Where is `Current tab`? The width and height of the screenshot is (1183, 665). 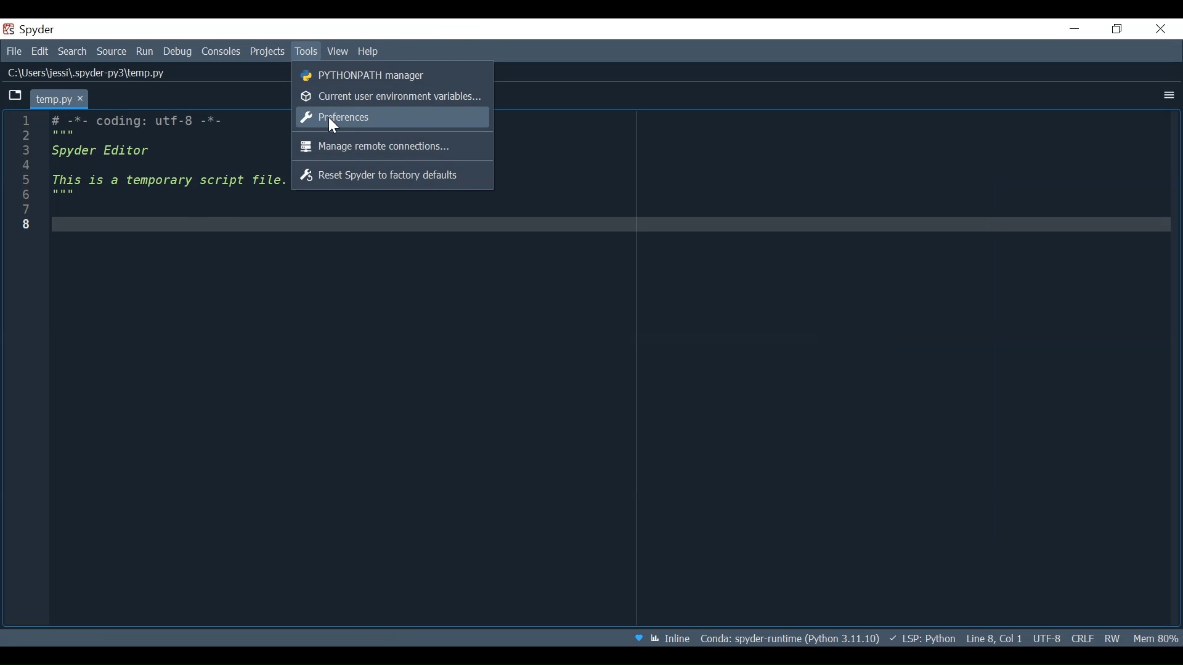 Current tab is located at coordinates (60, 99).